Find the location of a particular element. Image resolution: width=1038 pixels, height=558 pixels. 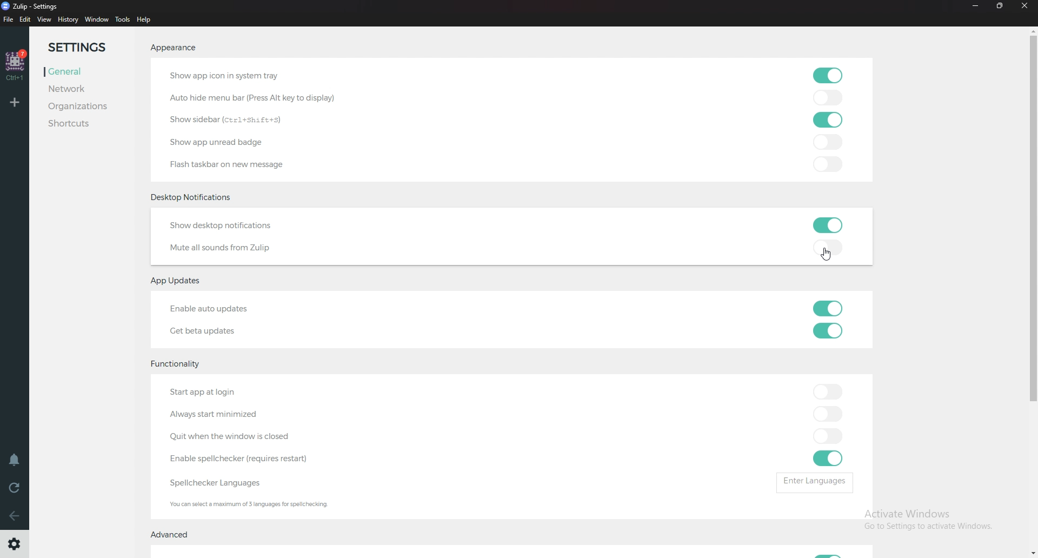

back is located at coordinates (15, 513).